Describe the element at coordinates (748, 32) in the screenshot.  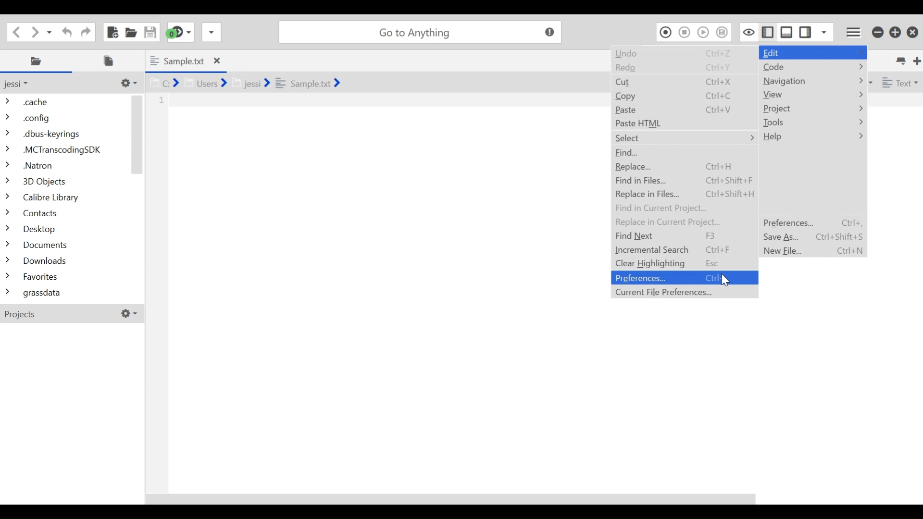
I see `Toggle focus mode` at that location.